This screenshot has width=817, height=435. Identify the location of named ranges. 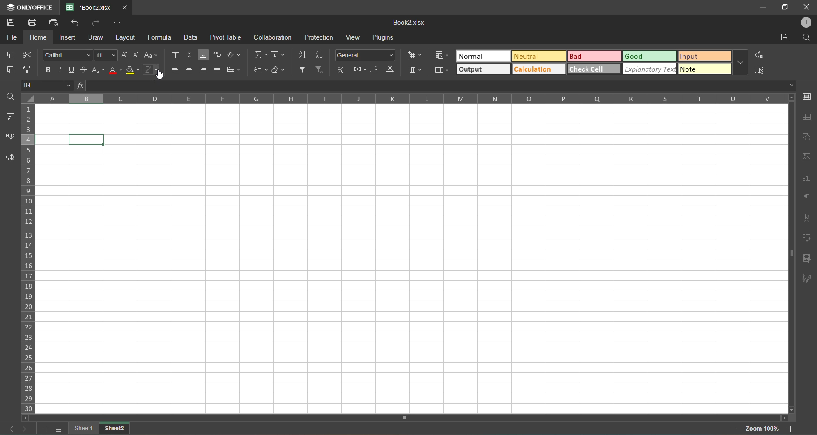
(261, 70).